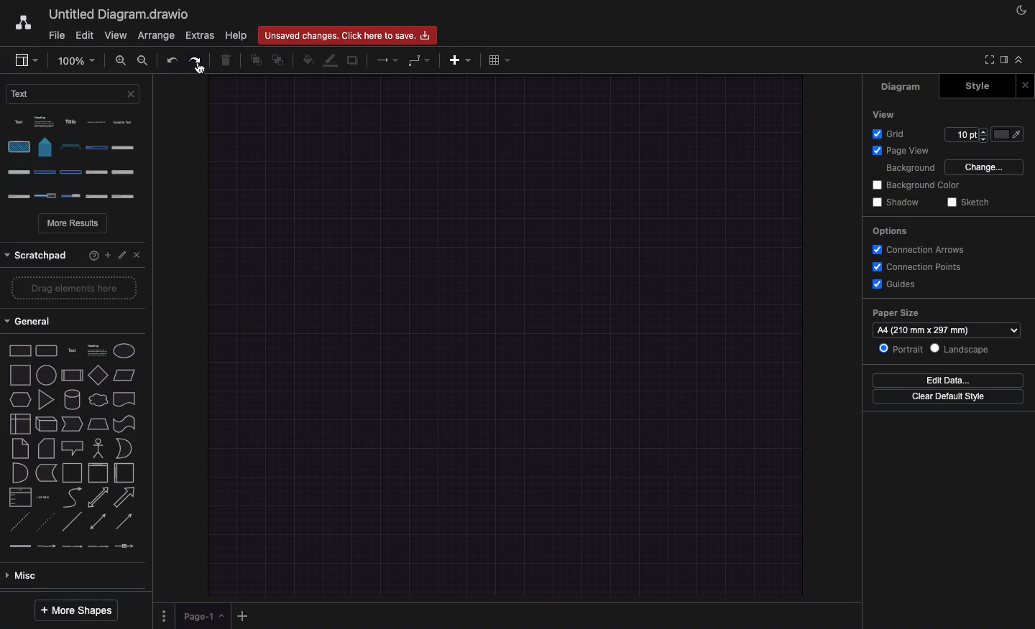 This screenshot has height=629, width=1035. Describe the element at coordinates (909, 168) in the screenshot. I see `Background` at that location.